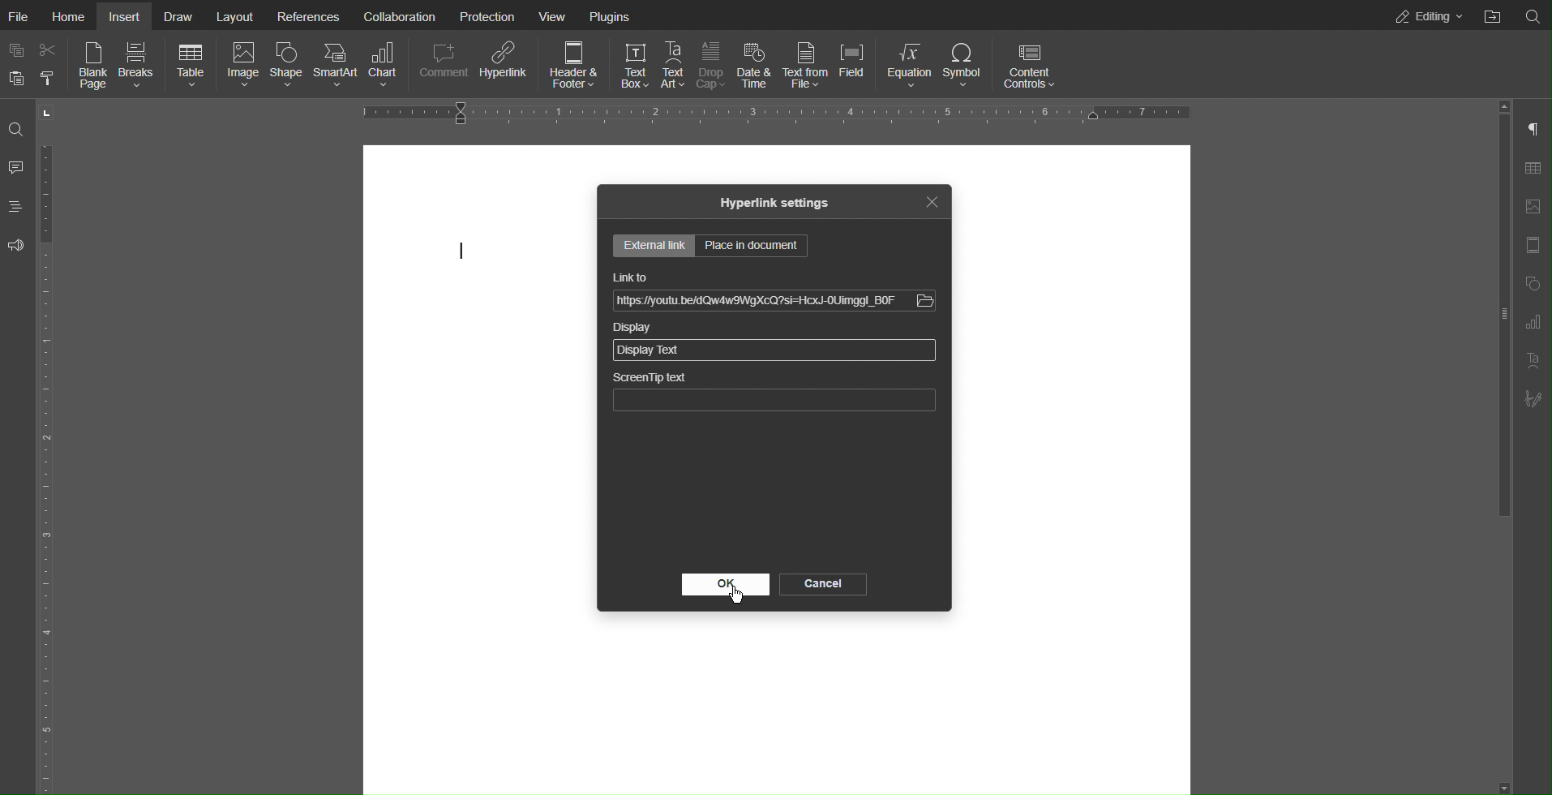 The height and width of the screenshot is (795, 1552). I want to click on Link to, so click(629, 276).